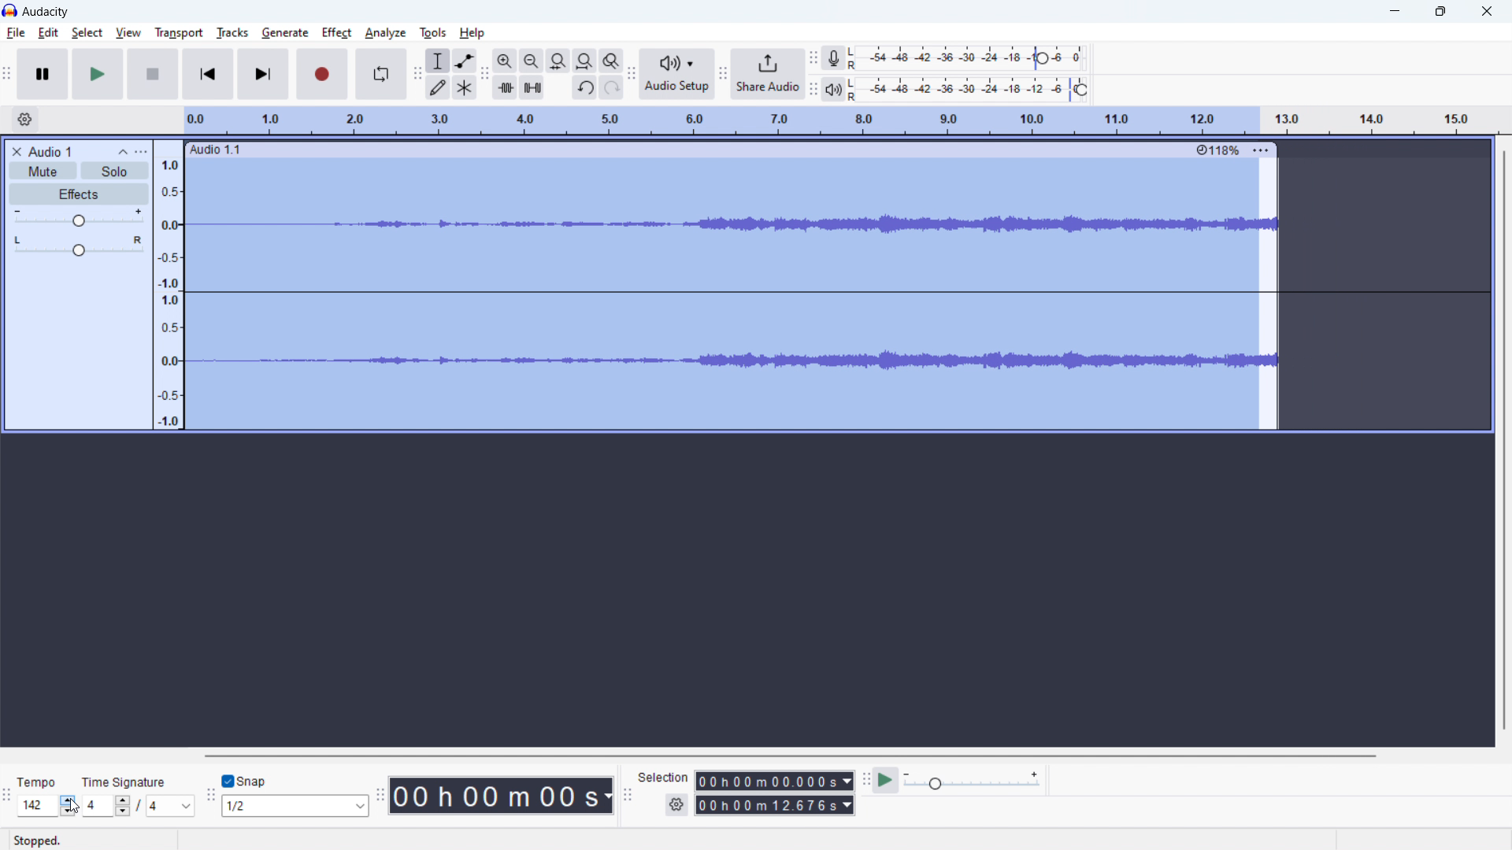 Image resolution: width=1512 pixels, height=850 pixels. I want to click on envelop tool, so click(464, 60).